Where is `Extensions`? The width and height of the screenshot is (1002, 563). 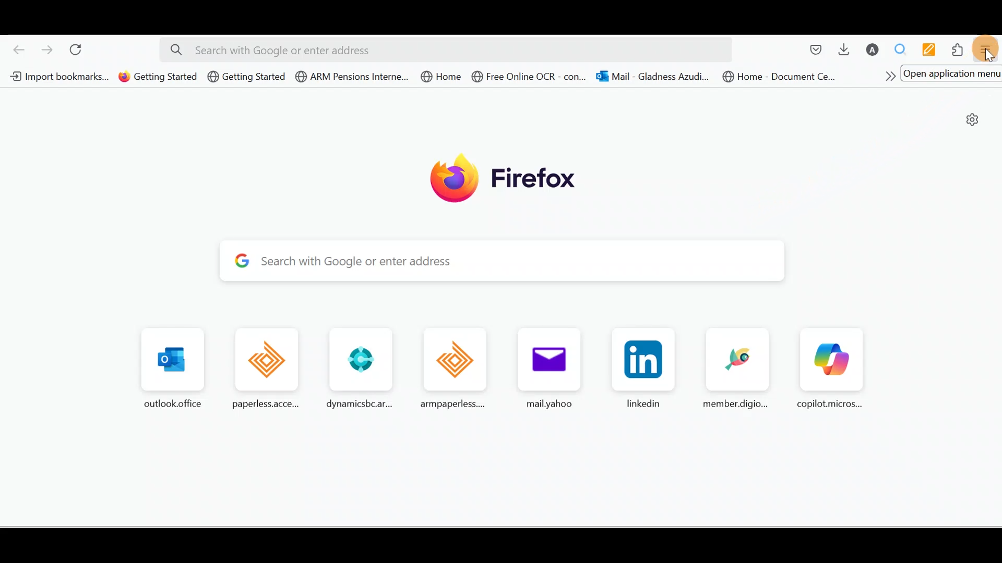
Extensions is located at coordinates (959, 49).